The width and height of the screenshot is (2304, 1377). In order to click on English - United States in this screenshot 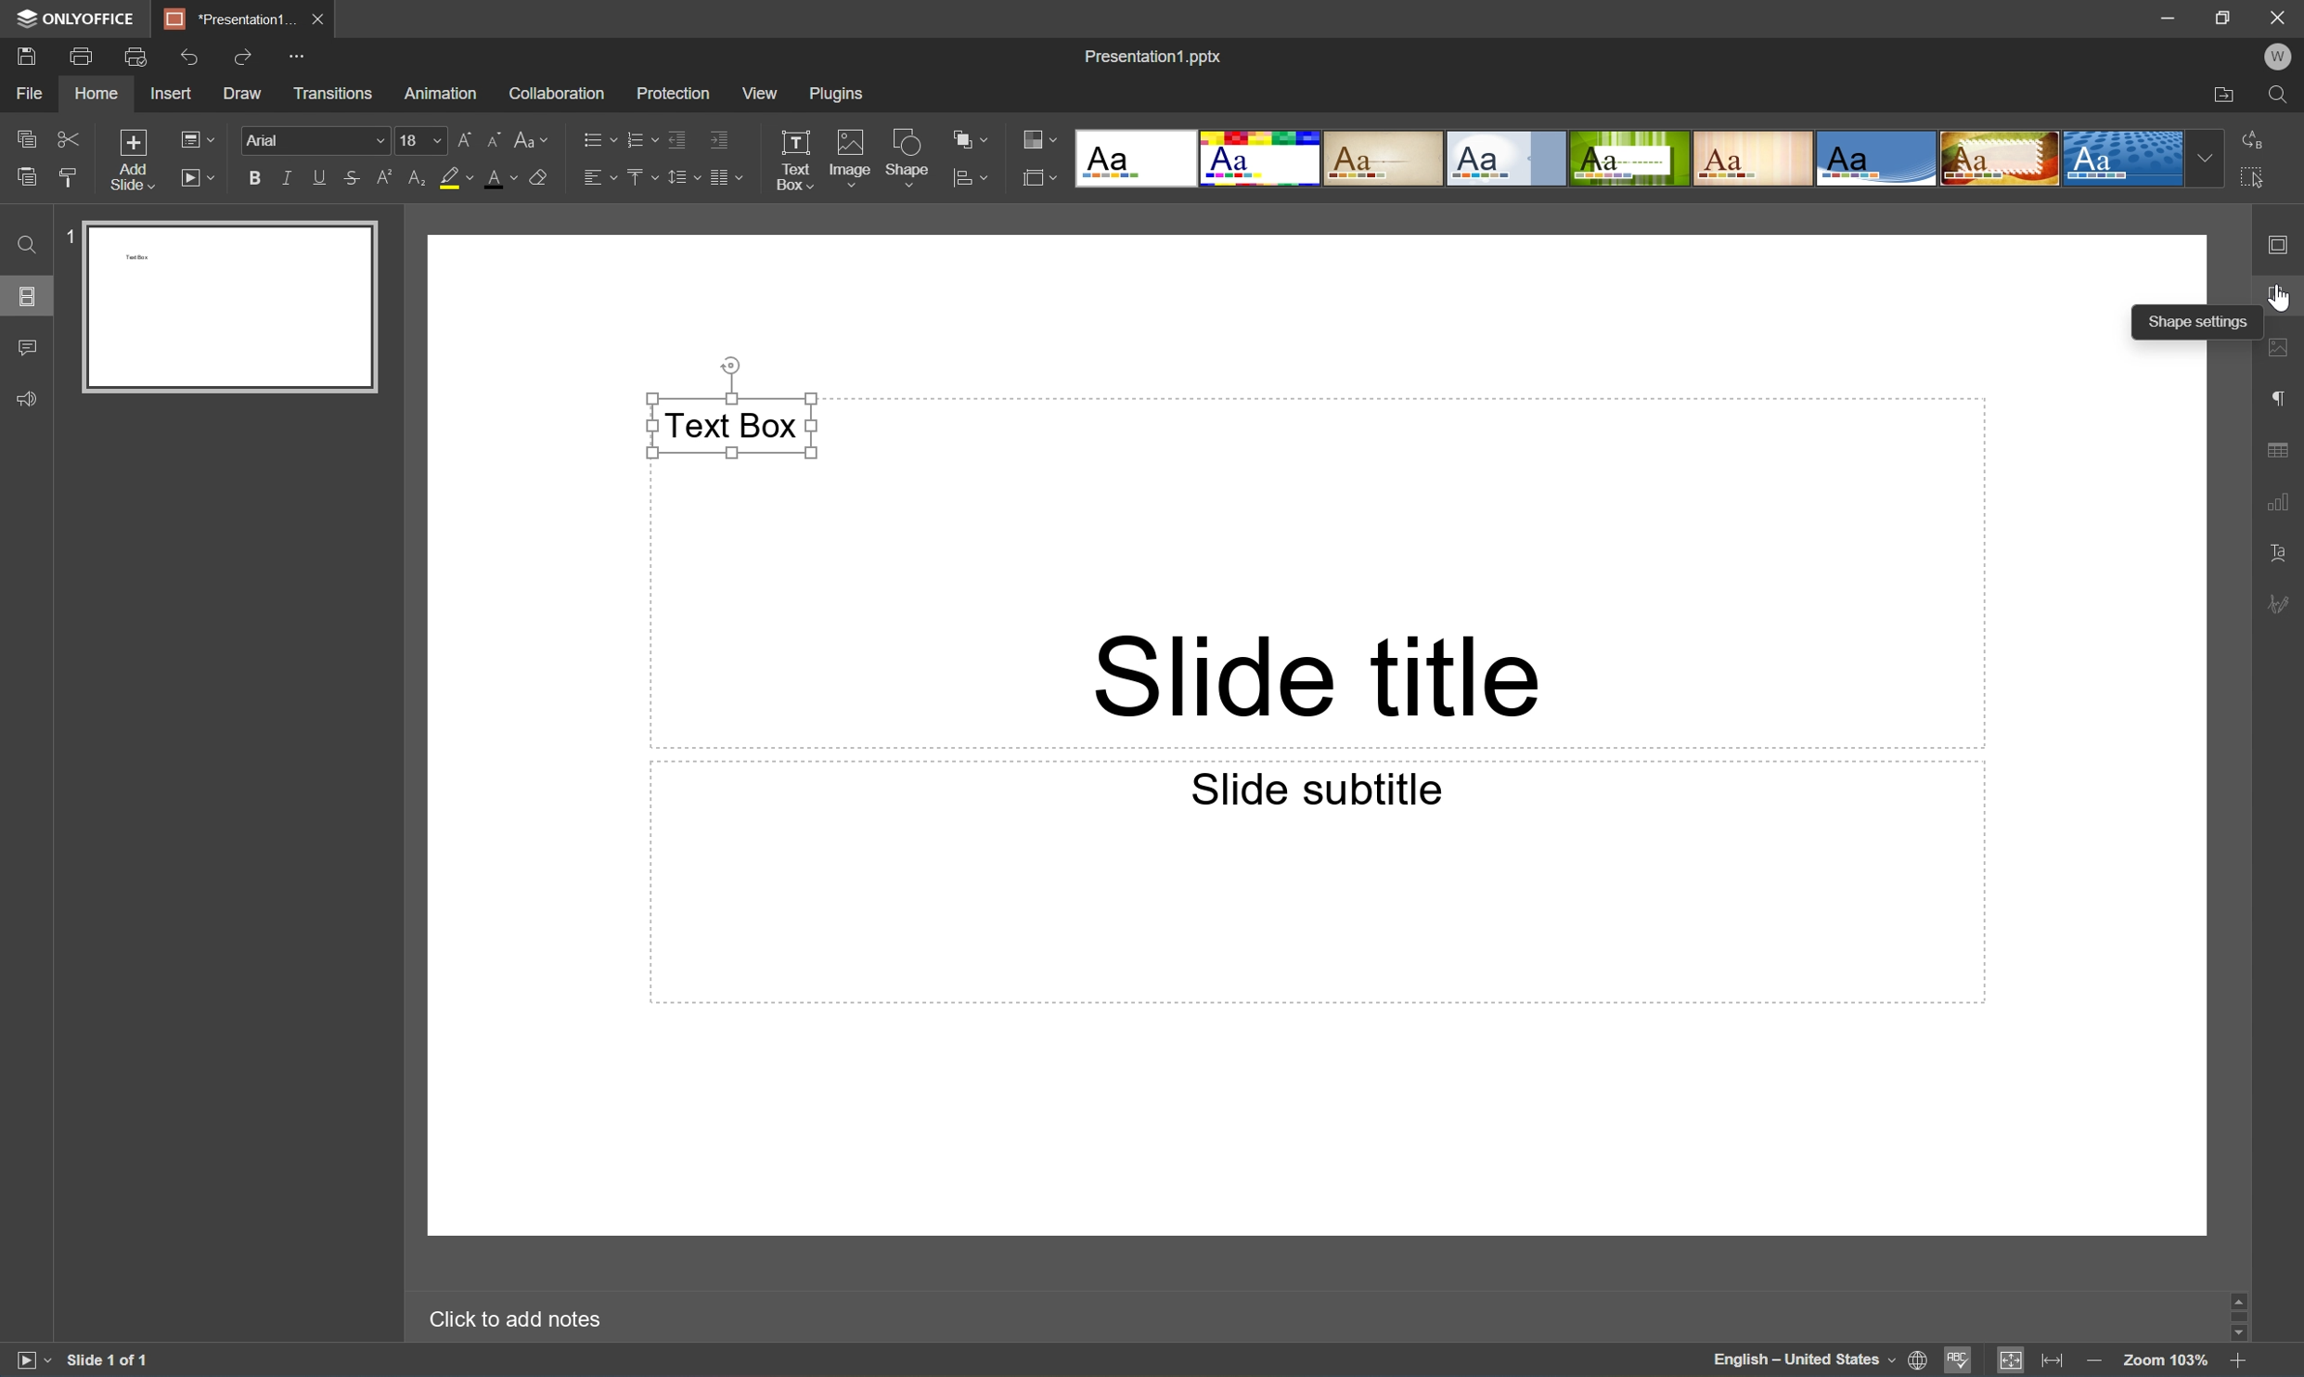, I will do `click(1797, 1361)`.